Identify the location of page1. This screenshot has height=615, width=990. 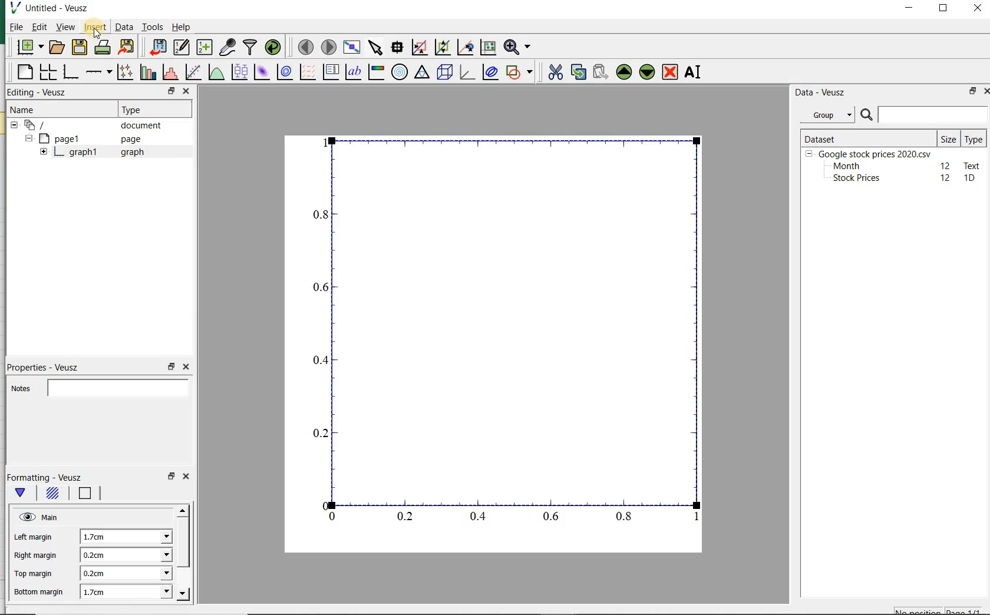
(85, 139).